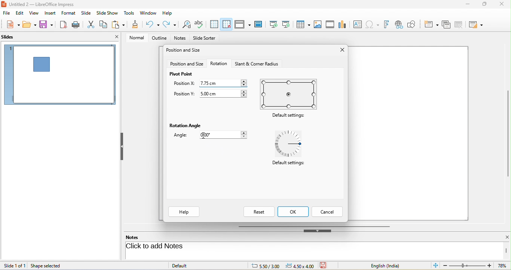 The image size is (511, 270). What do you see at coordinates (331, 25) in the screenshot?
I see `audio or video` at bounding box center [331, 25].